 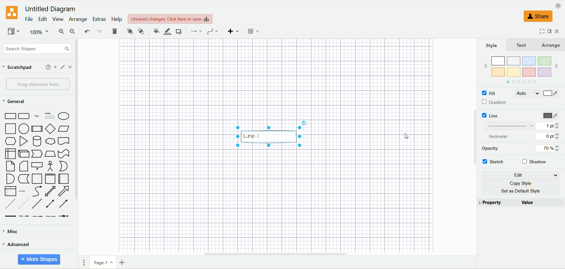 I want to click on Arrange, so click(x=549, y=45).